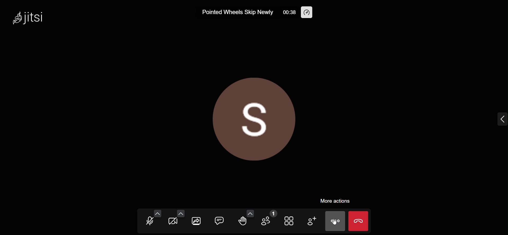  What do you see at coordinates (308, 12) in the screenshot?
I see `performance manager` at bounding box center [308, 12].